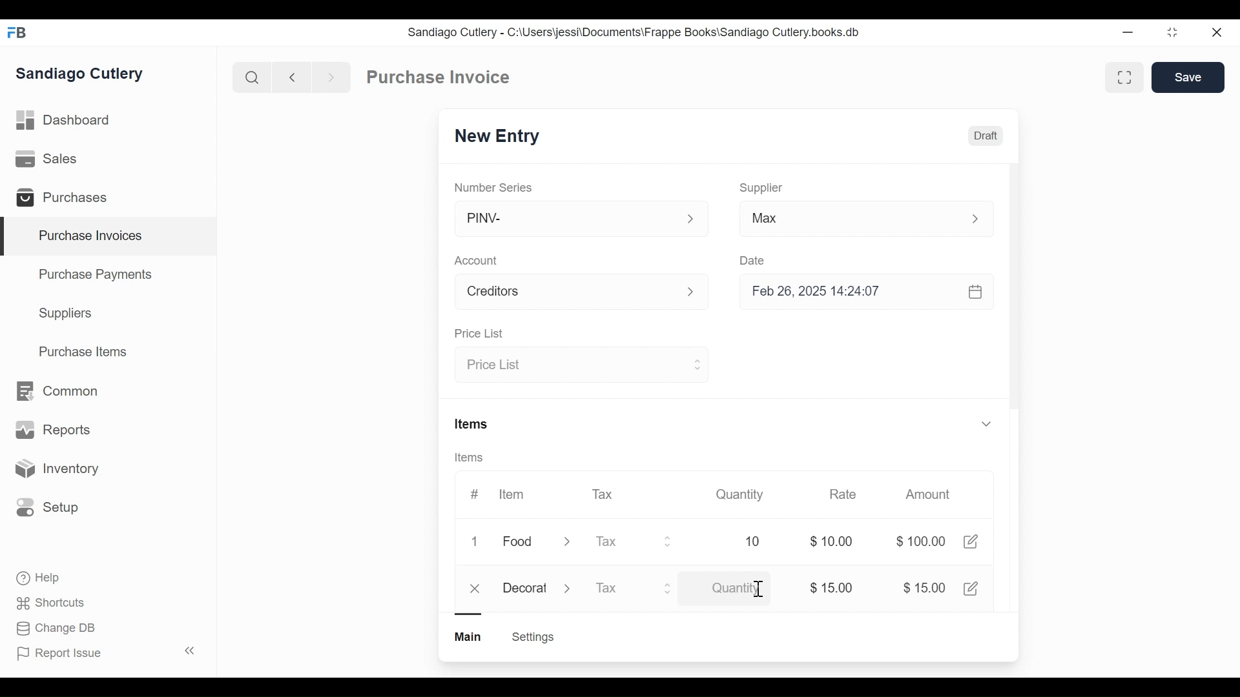 The width and height of the screenshot is (1240, 697). I want to click on Main, so click(470, 636).